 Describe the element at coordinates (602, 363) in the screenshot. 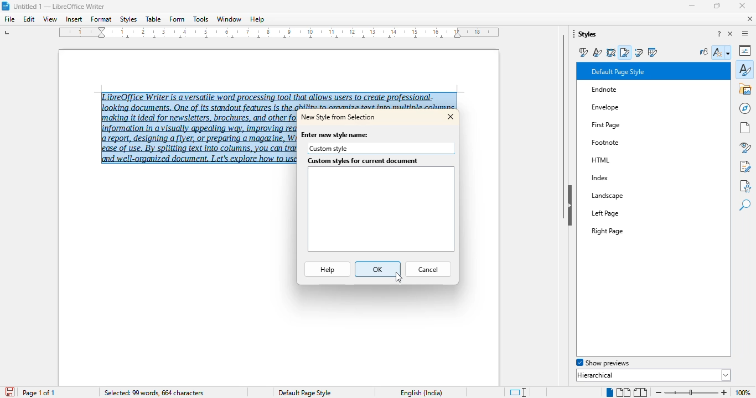

I see `show previews` at that location.